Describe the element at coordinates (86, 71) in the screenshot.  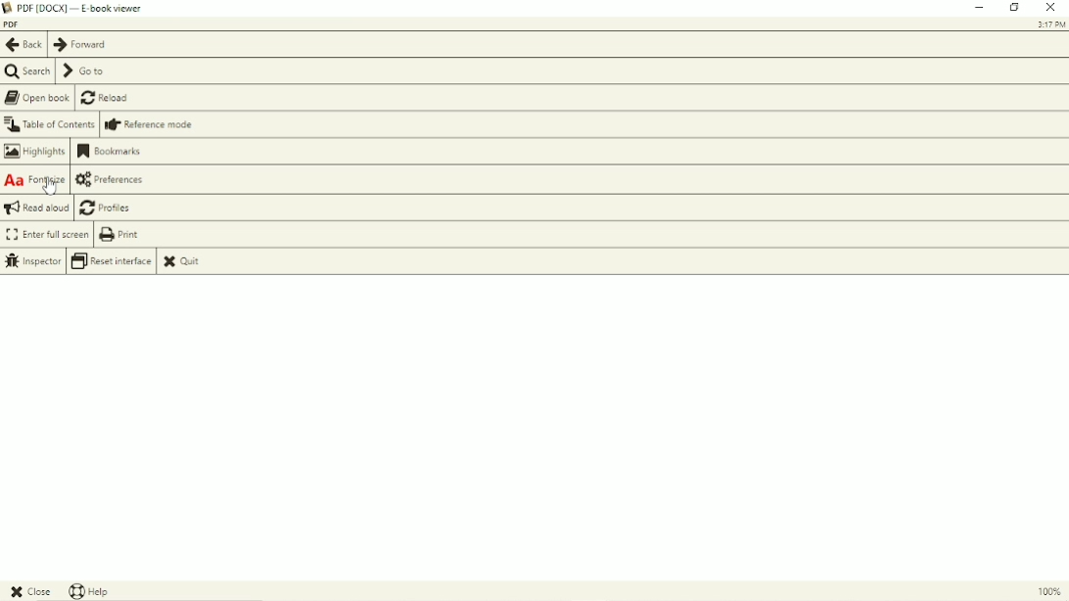
I see `Go to` at that location.